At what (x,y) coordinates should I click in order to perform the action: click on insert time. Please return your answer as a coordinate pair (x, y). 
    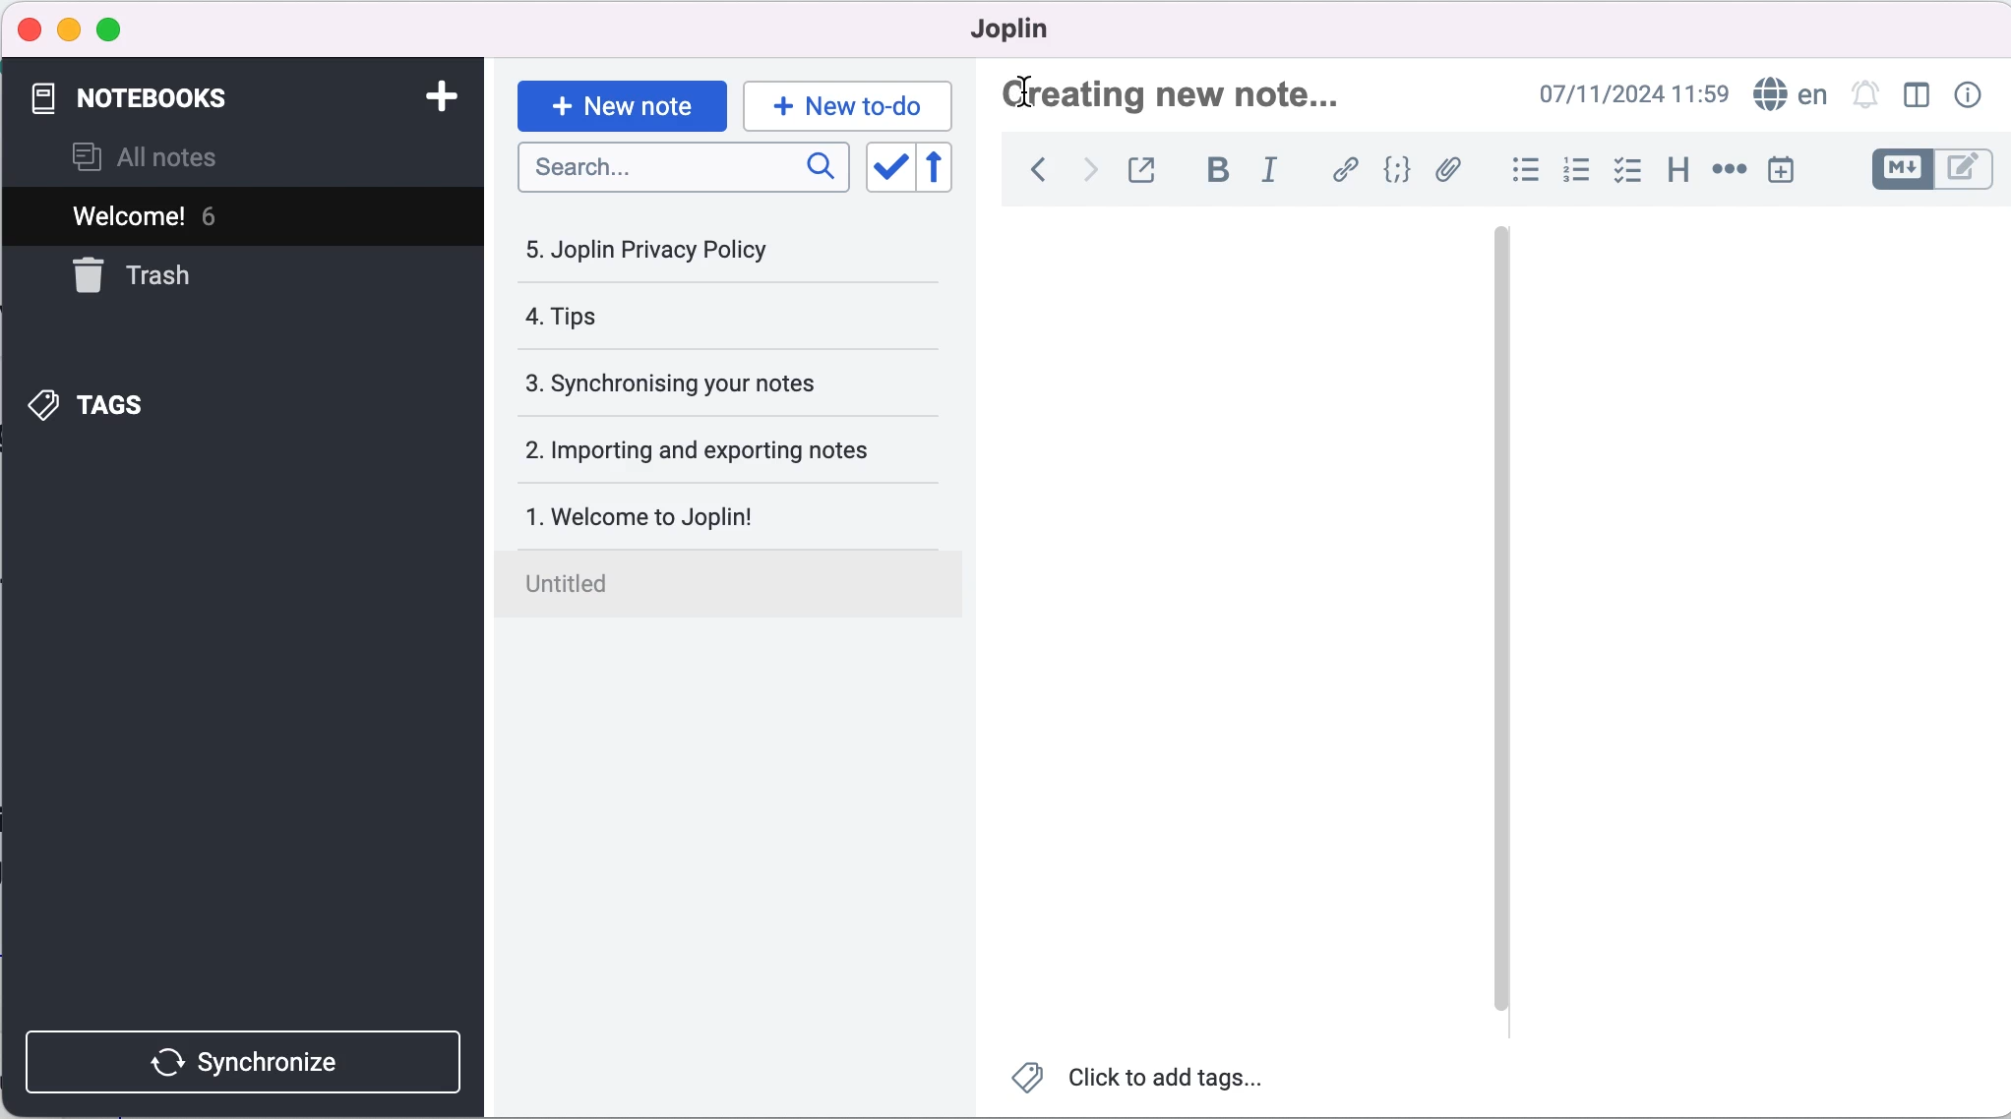
    Looking at the image, I should click on (1788, 173).